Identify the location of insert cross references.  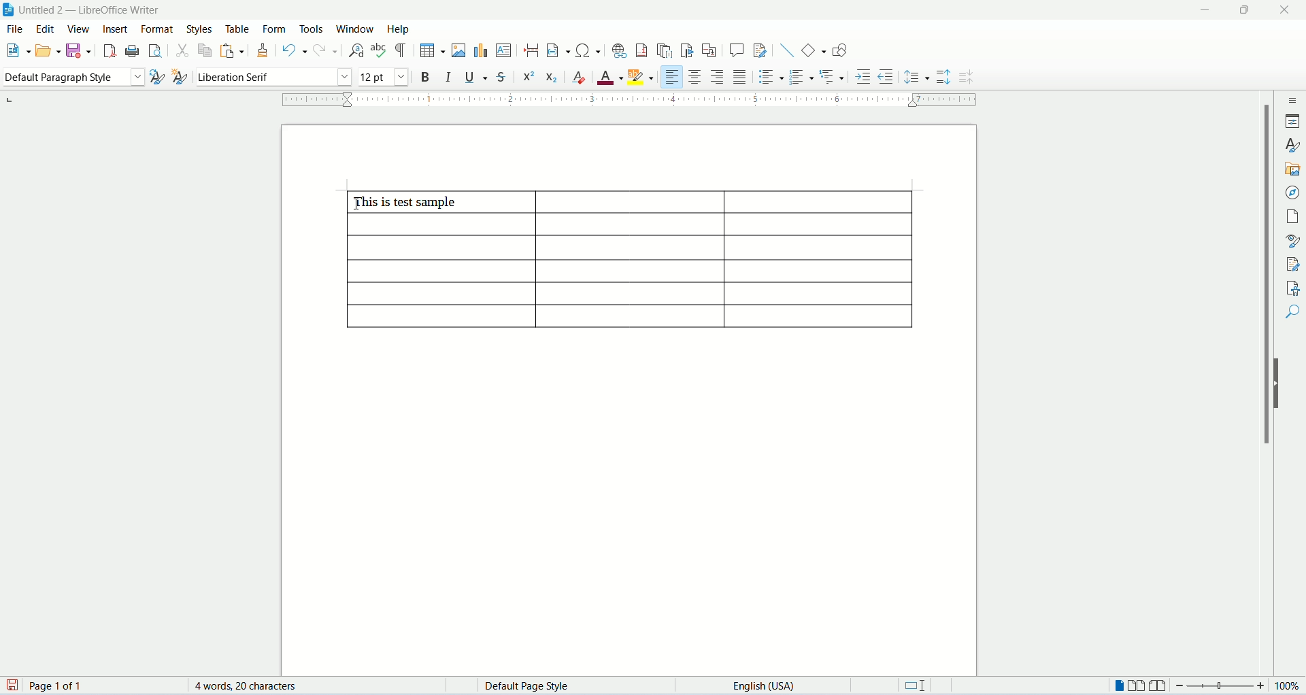
(710, 50).